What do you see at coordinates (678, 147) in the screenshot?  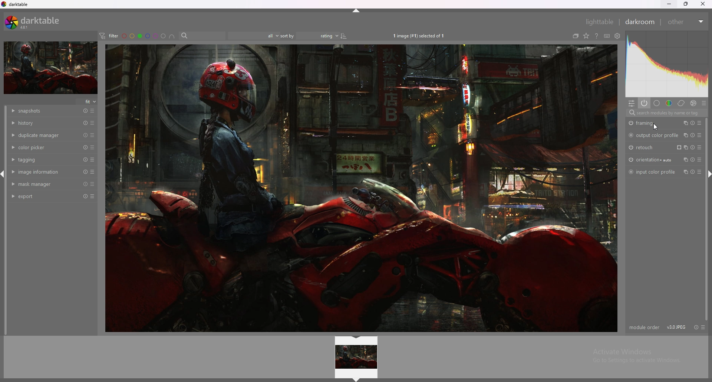 I see `parametric mask` at bounding box center [678, 147].